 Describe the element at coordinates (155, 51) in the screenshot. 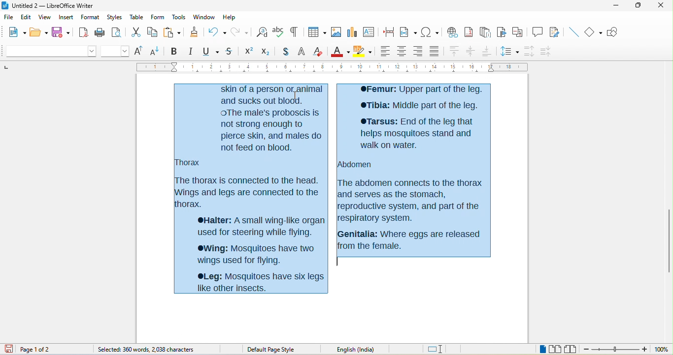

I see `decrease size` at that location.